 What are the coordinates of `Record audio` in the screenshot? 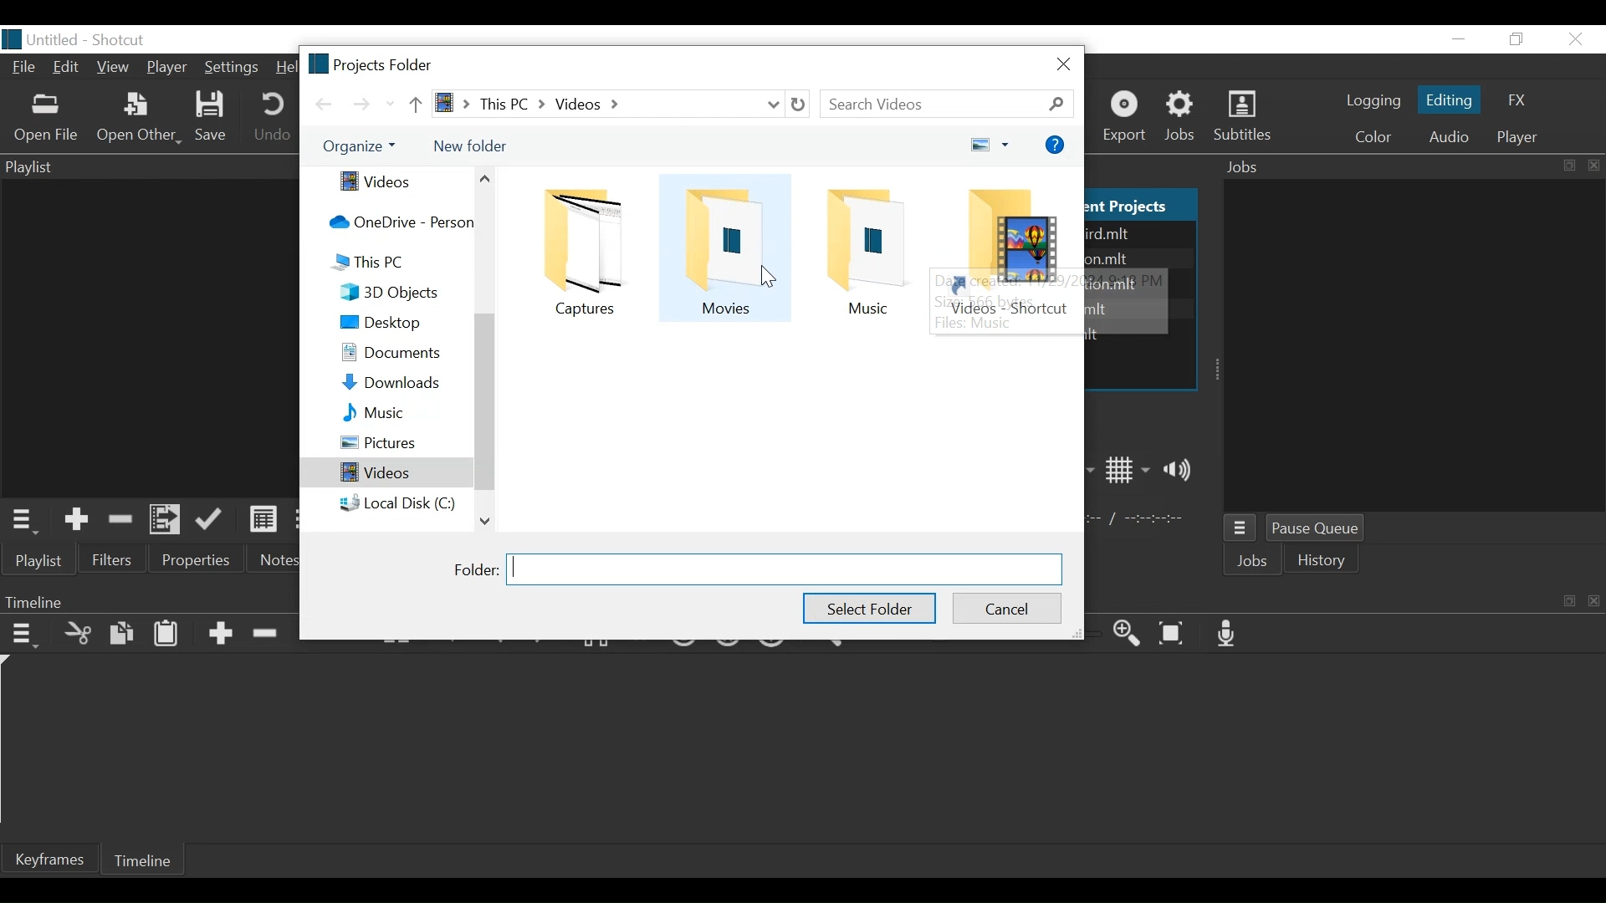 It's located at (1231, 634).